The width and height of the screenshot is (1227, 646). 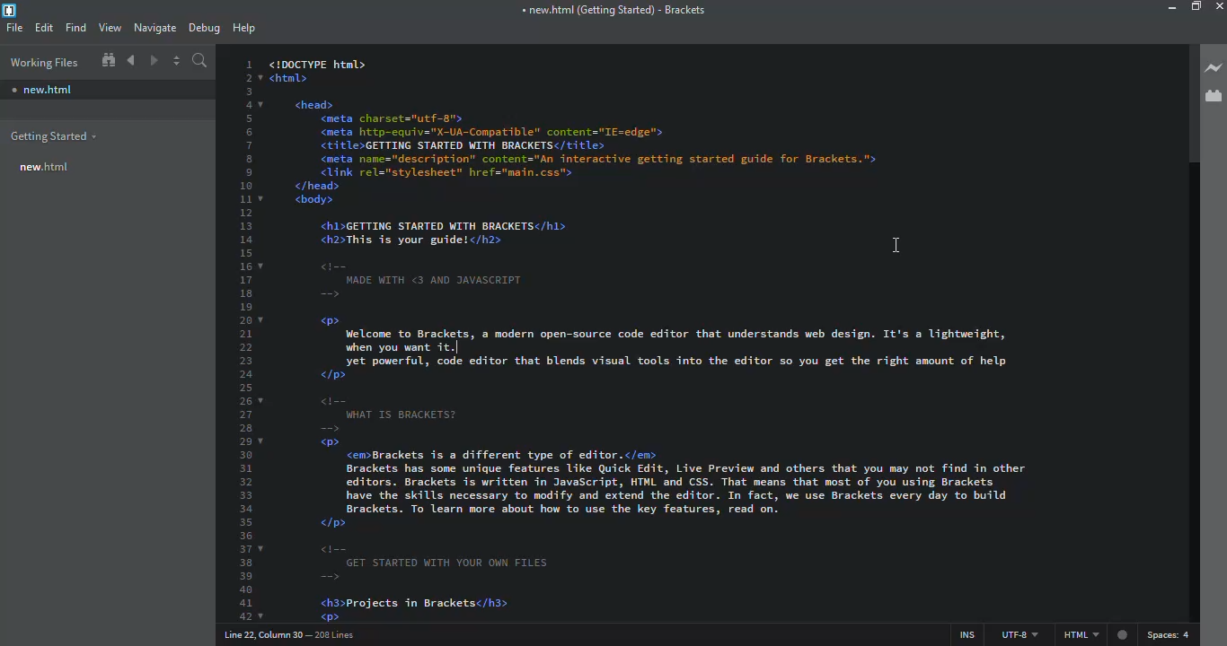 What do you see at coordinates (882, 240) in the screenshot?
I see `cursor` at bounding box center [882, 240].